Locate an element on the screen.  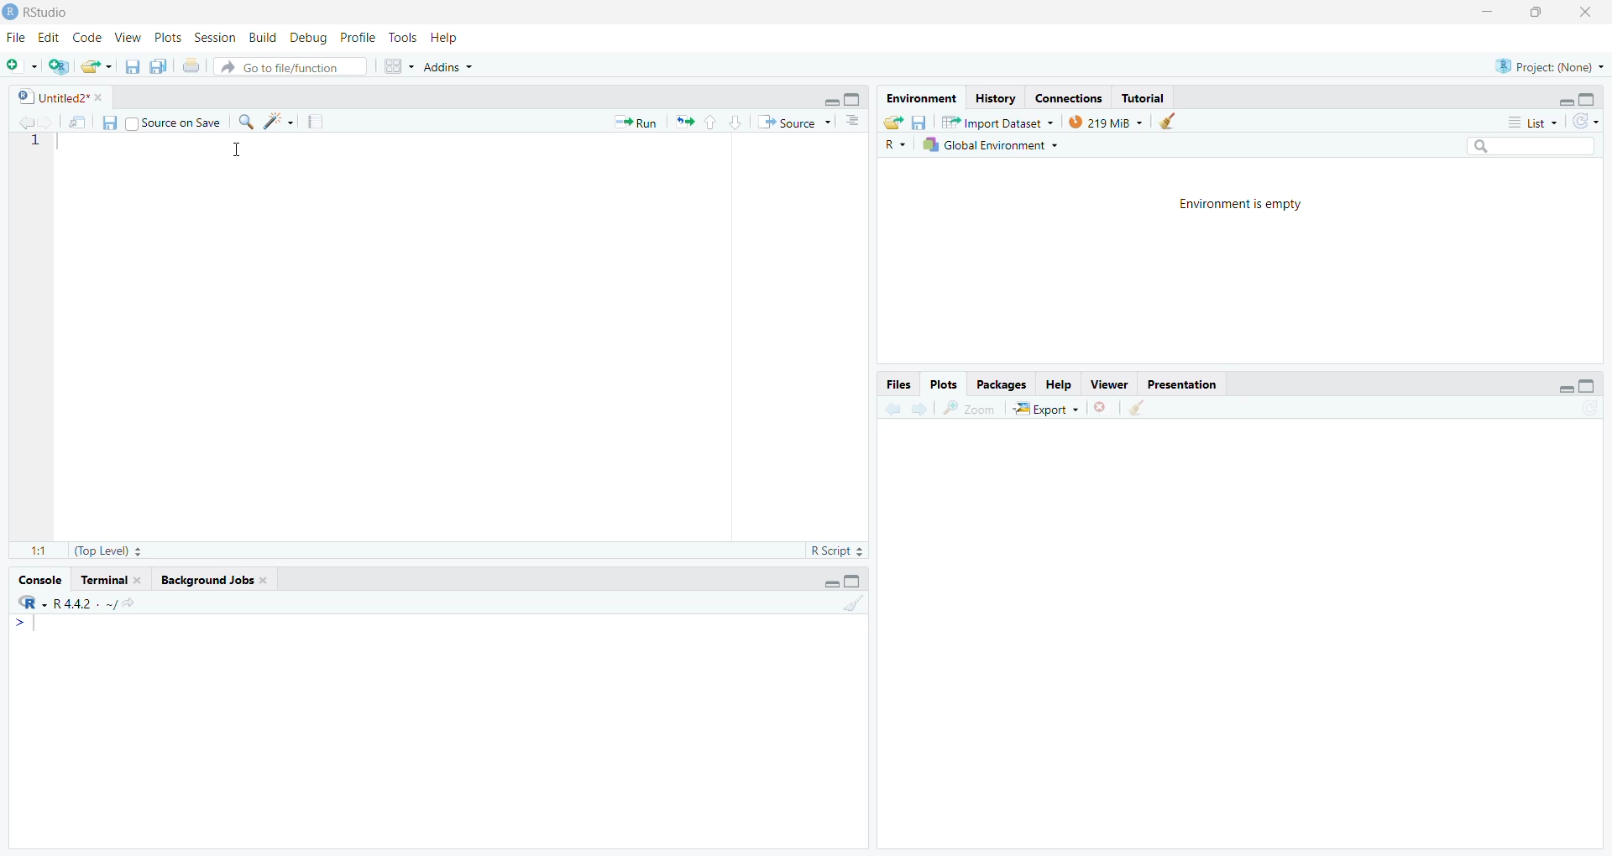
Terminal is located at coordinates (111, 580).